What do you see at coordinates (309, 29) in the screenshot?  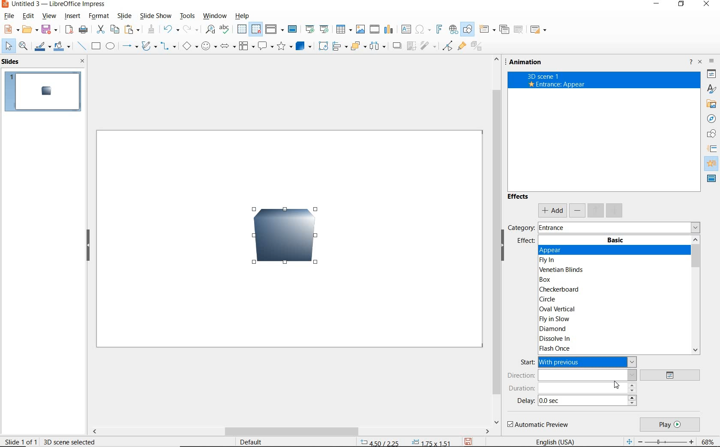 I see `start from previous slide` at bounding box center [309, 29].